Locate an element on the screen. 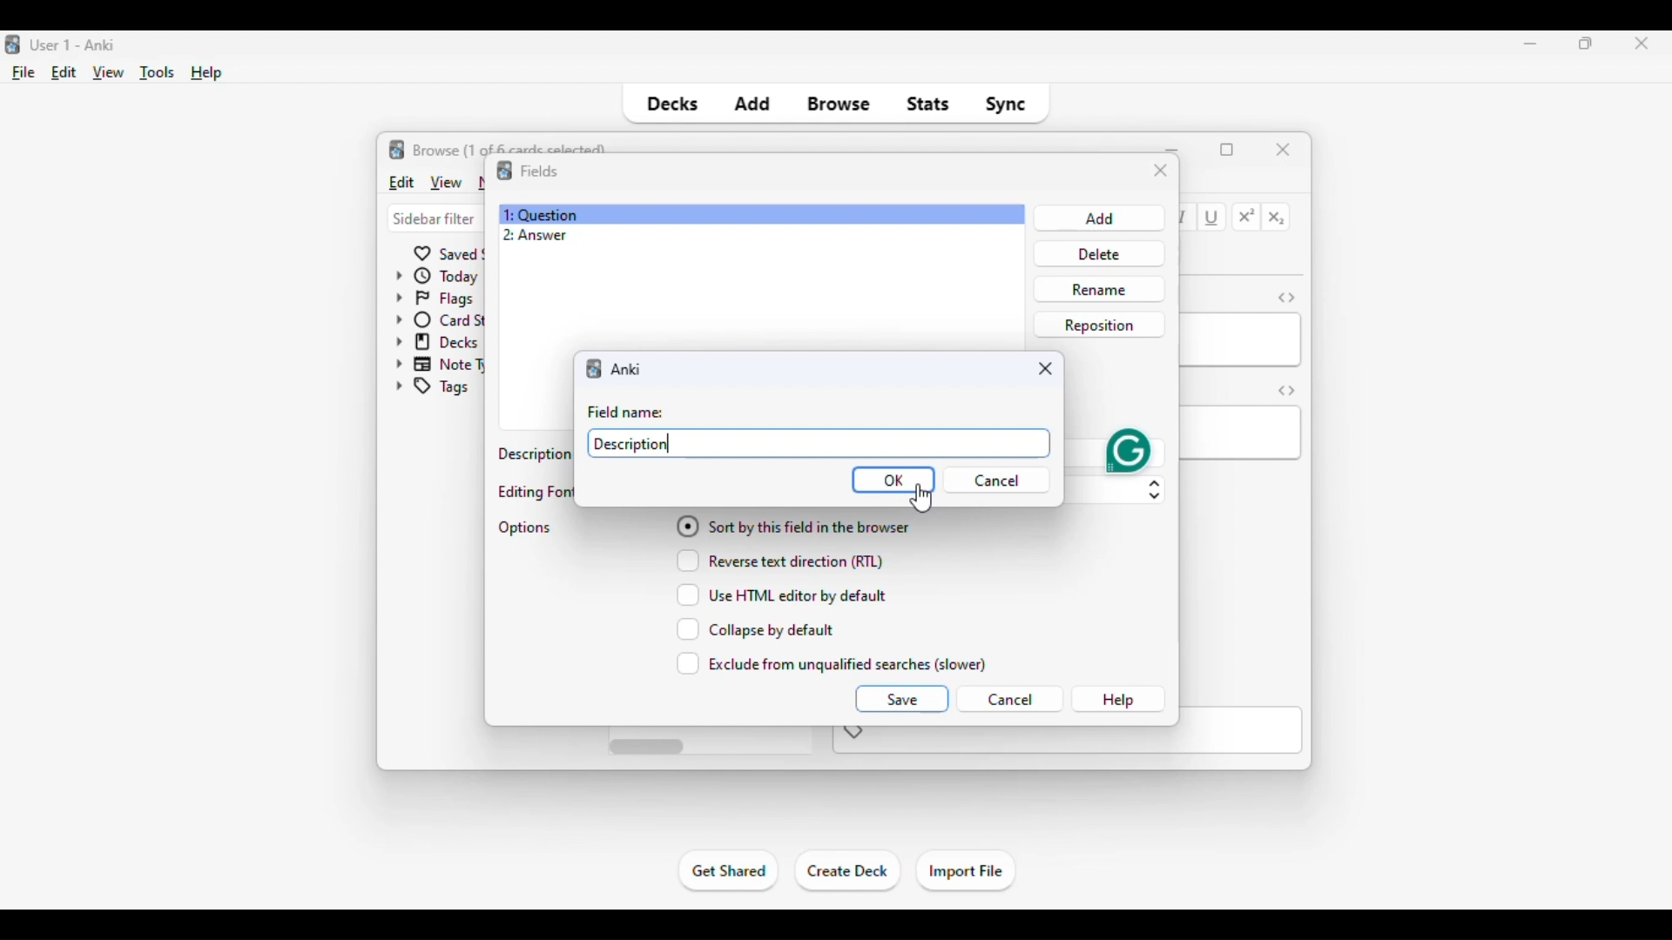  minimize is located at coordinates (1531, 43).